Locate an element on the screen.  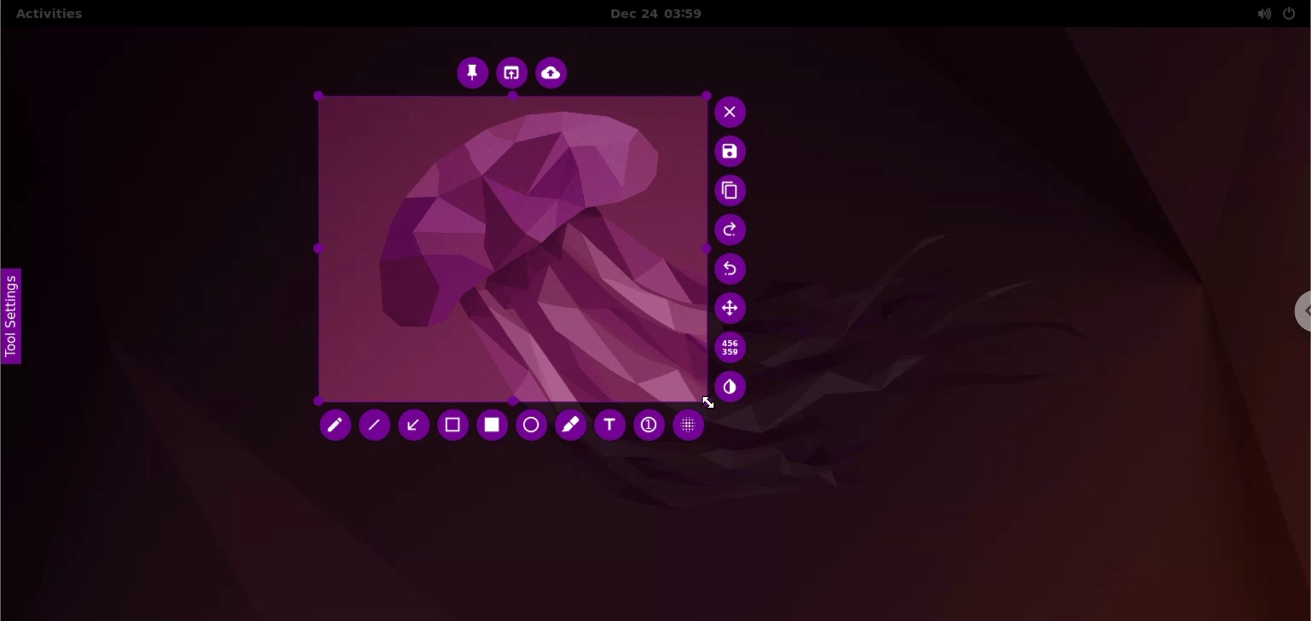
rectangluar selection is located at coordinates (453, 425).